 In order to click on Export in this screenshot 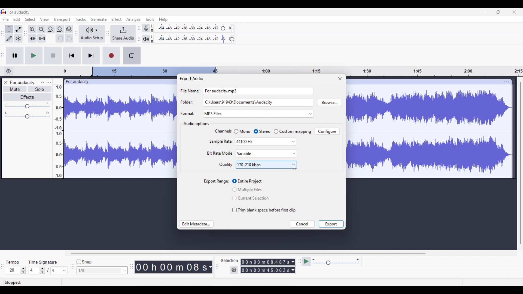, I will do `click(331, 224)`.